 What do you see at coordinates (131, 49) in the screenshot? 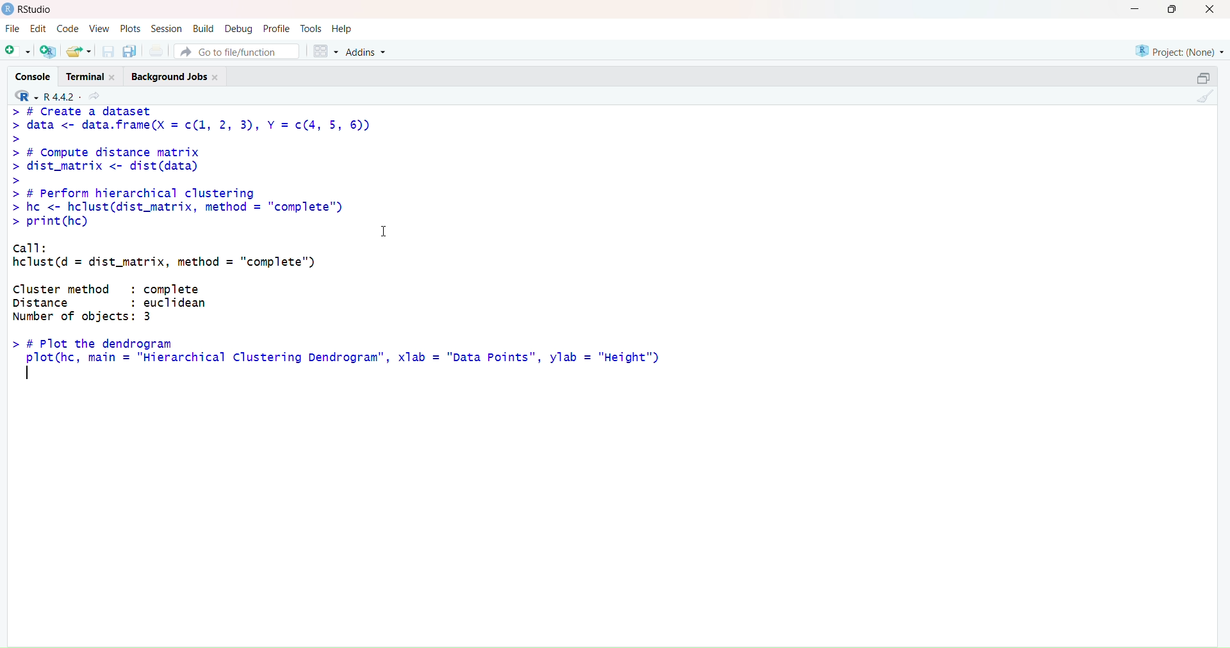
I see `Save all open documents (Ctrl + Alt + S)` at bounding box center [131, 49].